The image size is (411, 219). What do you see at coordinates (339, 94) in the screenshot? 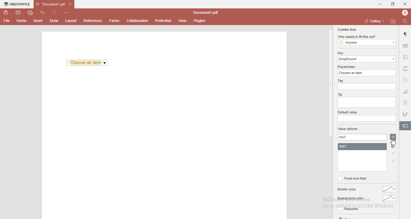
I see `tip` at bounding box center [339, 94].